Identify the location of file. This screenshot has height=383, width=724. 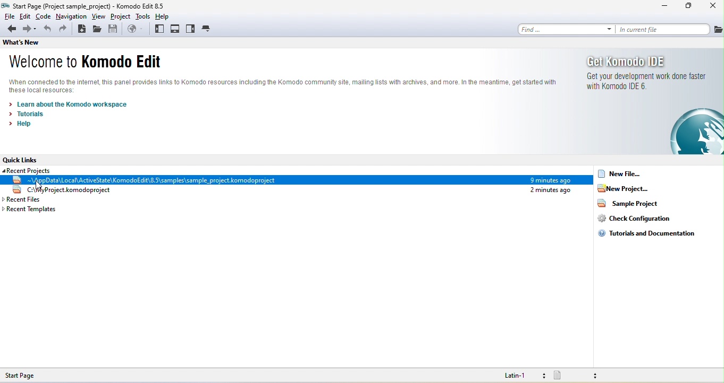
(9, 17).